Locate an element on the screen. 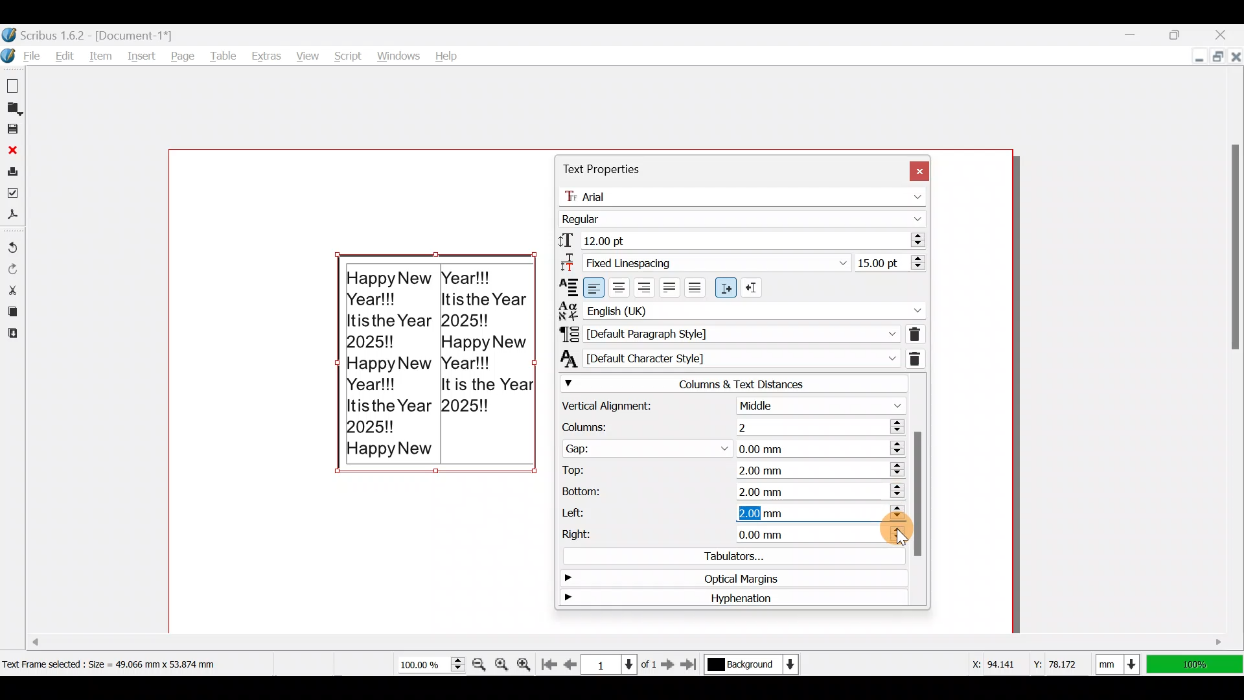  Left is located at coordinates (730, 511).